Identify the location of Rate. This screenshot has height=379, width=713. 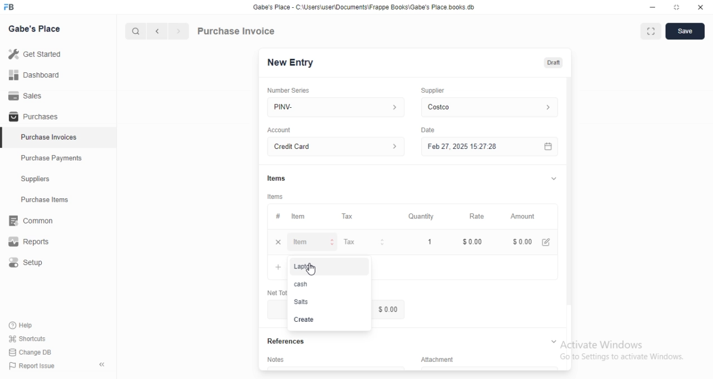
(468, 216).